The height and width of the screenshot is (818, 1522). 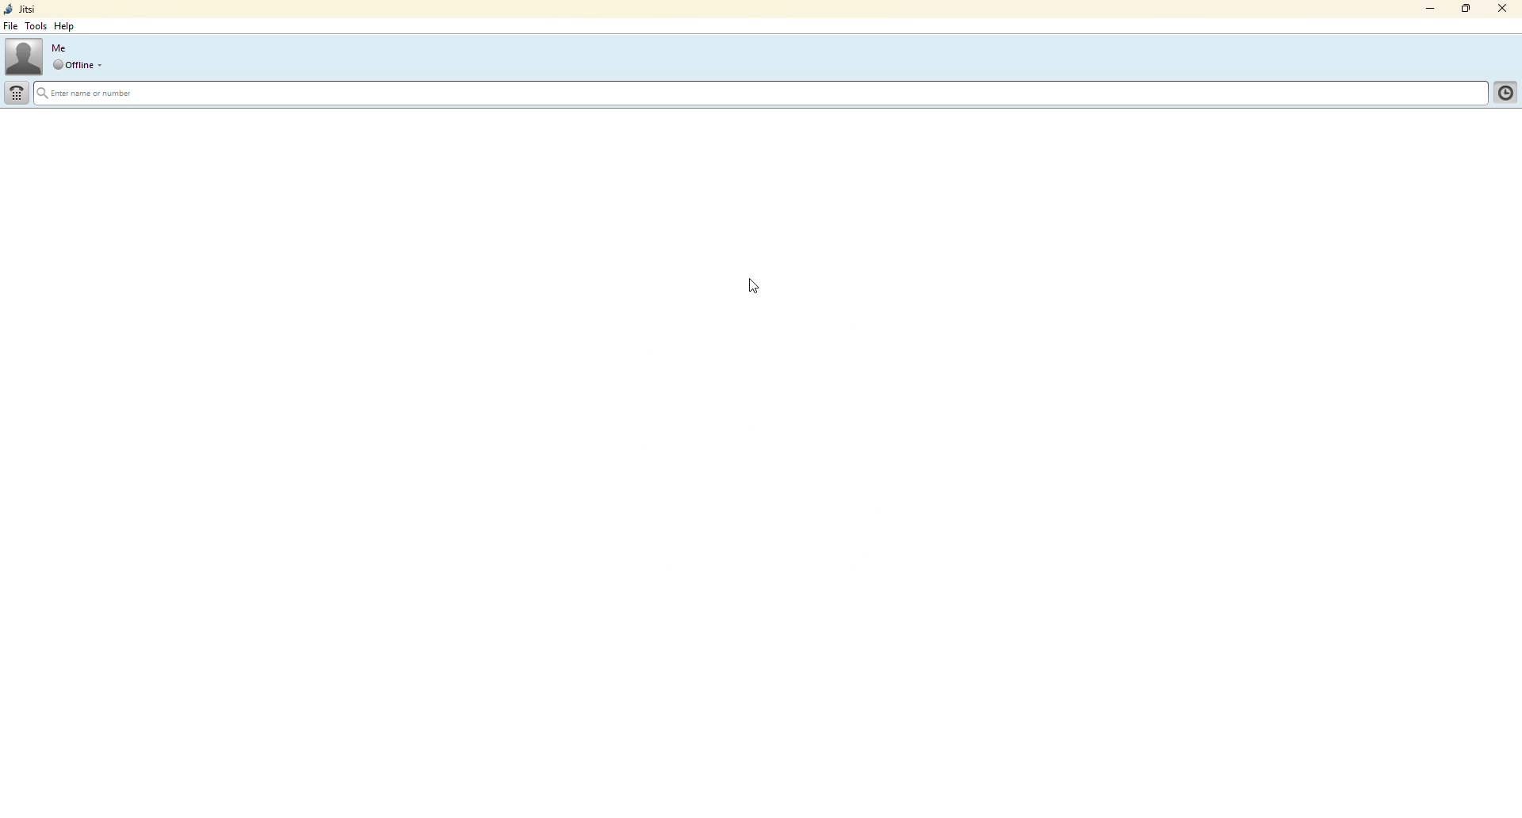 I want to click on enter name or number, so click(x=90, y=95).